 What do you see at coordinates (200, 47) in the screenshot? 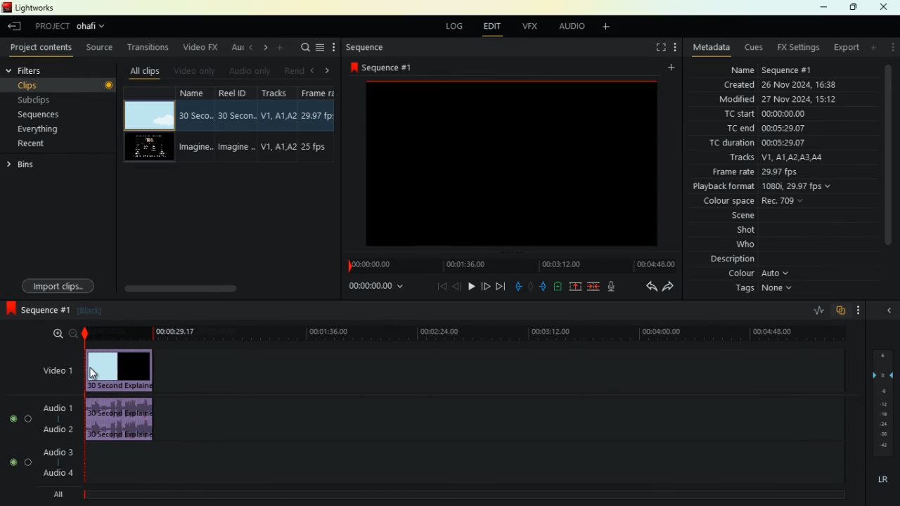
I see `video fx` at bounding box center [200, 47].